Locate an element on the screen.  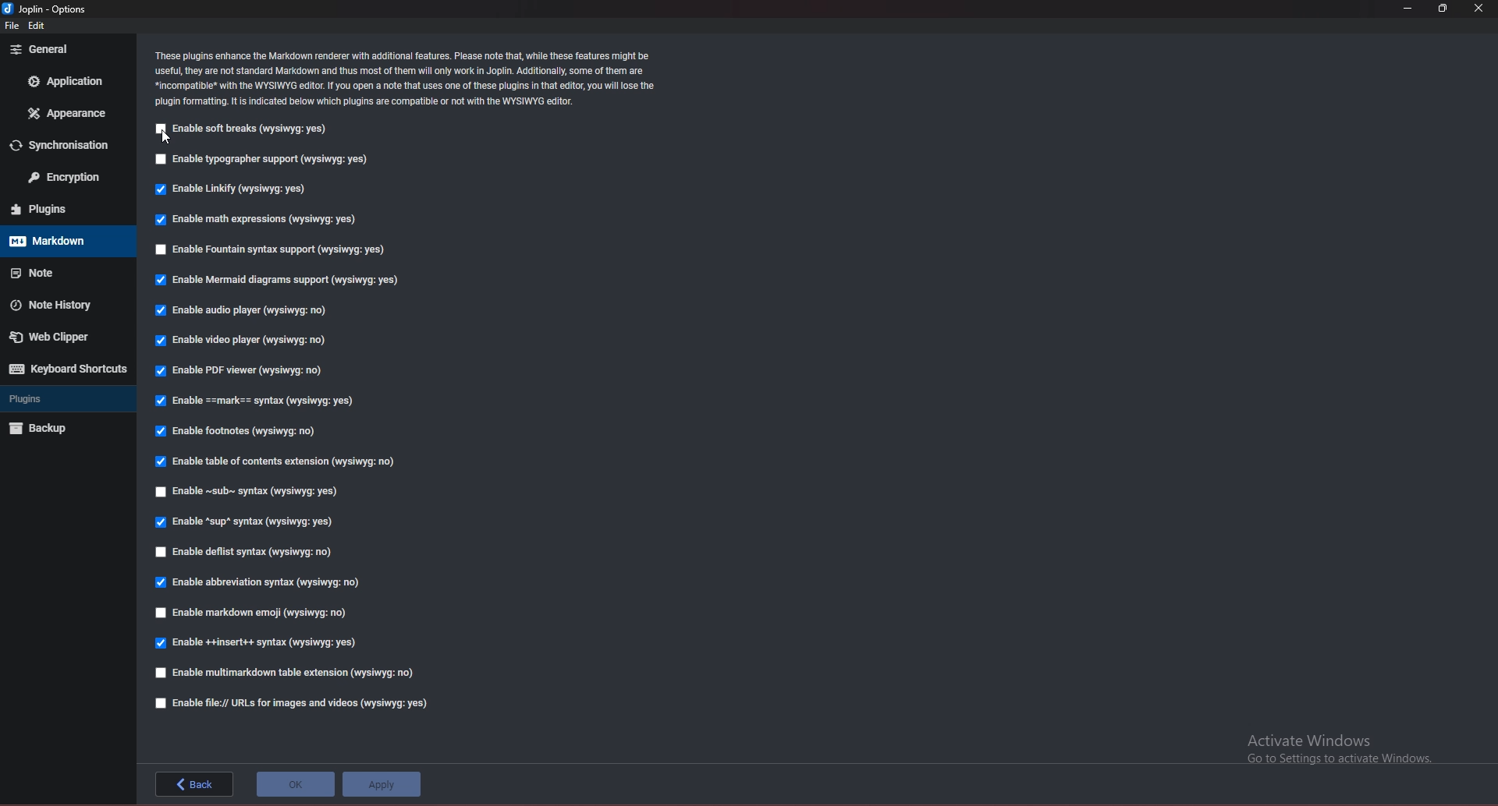
edit is located at coordinates (41, 26).